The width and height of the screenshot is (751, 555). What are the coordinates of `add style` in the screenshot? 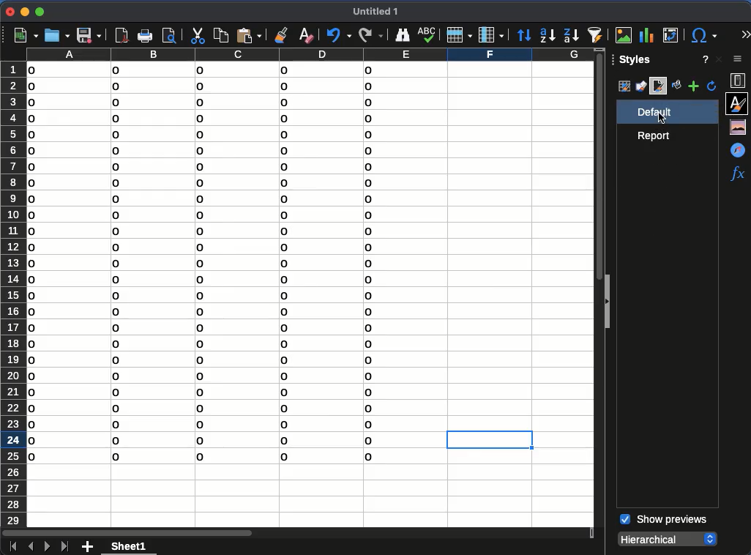 It's located at (694, 87).